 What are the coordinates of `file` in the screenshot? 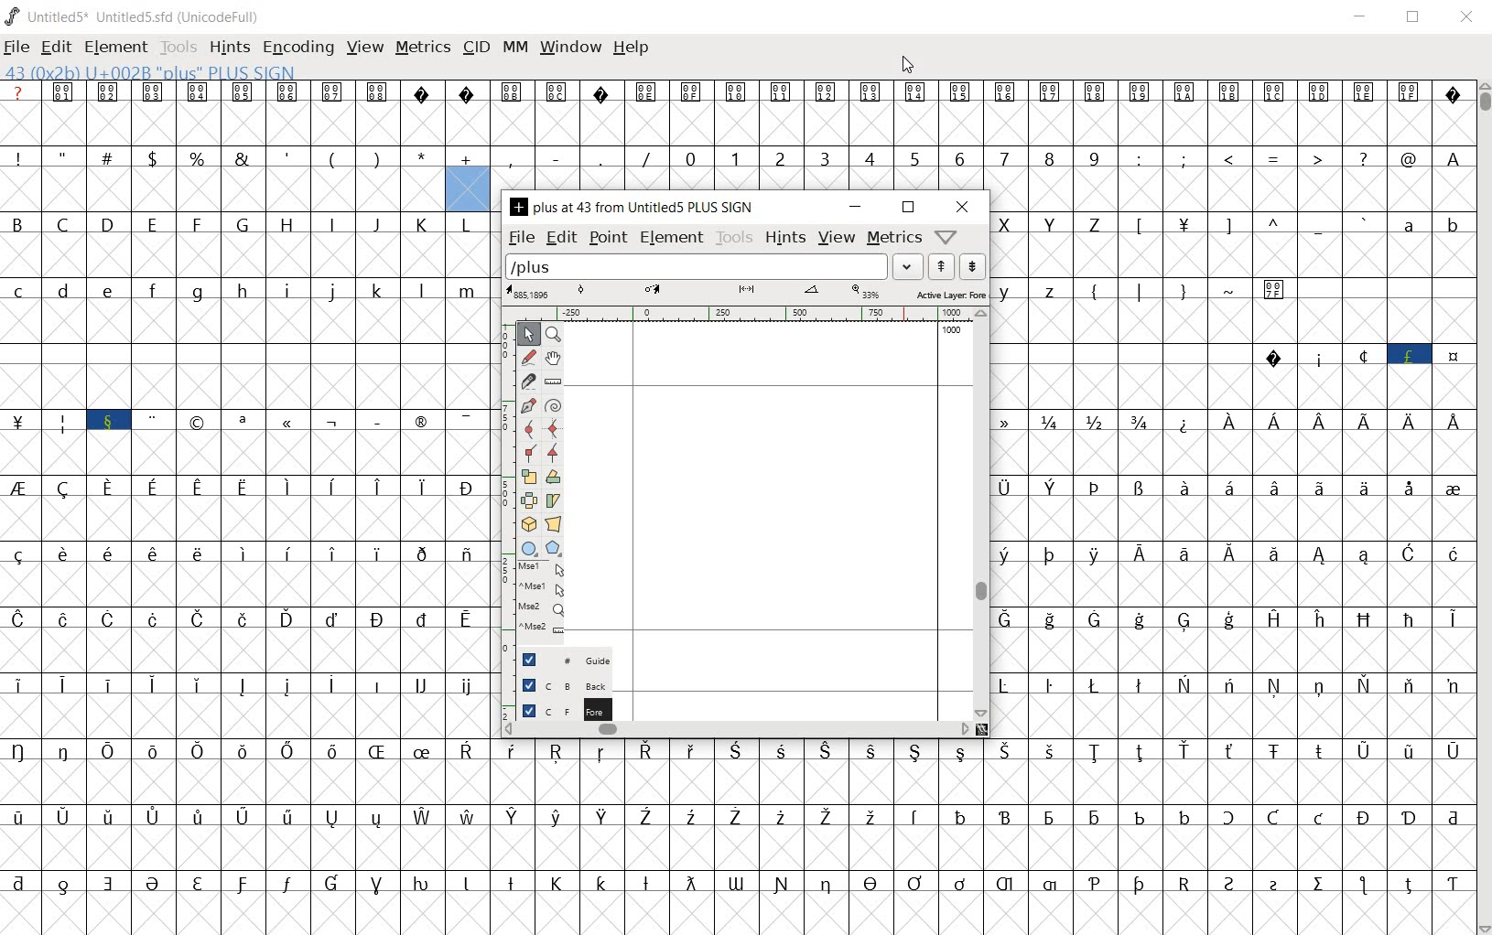 It's located at (17, 47).